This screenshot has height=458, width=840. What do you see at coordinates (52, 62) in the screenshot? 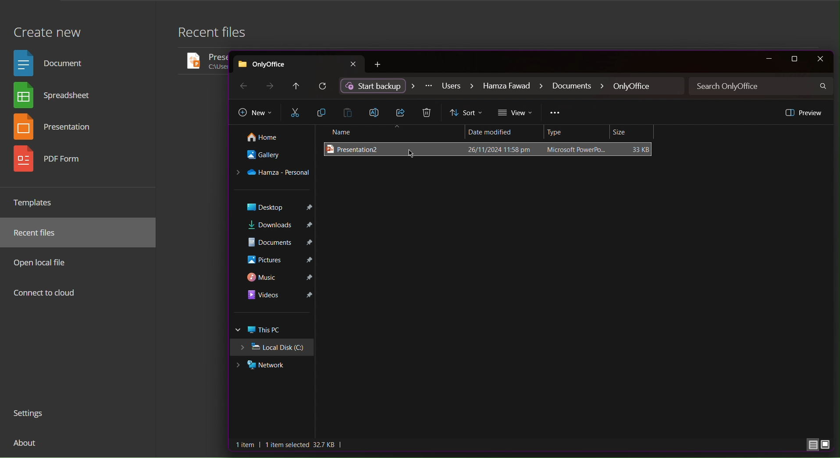
I see `Document` at bounding box center [52, 62].